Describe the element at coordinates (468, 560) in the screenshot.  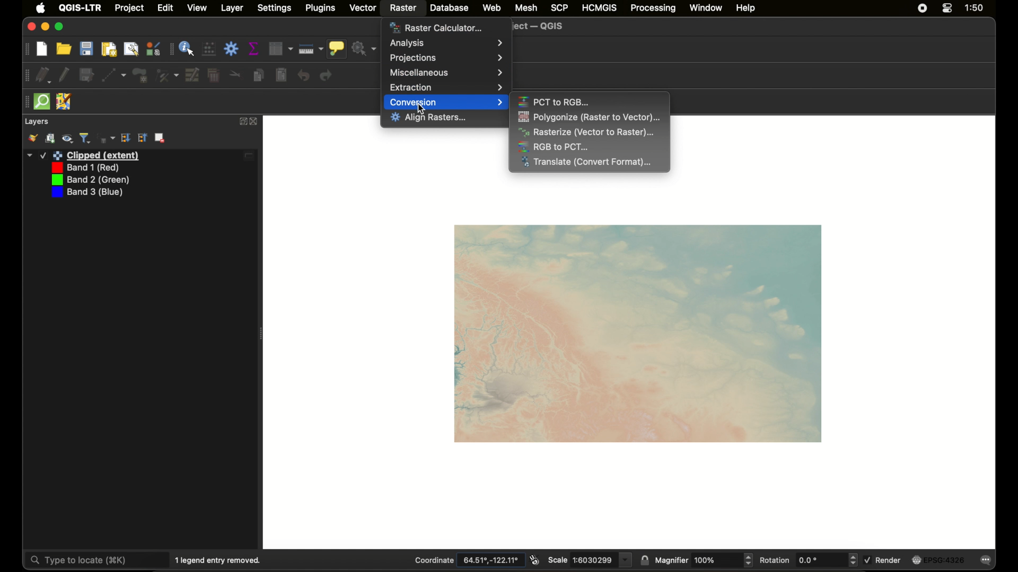
I see `coordinate` at that location.